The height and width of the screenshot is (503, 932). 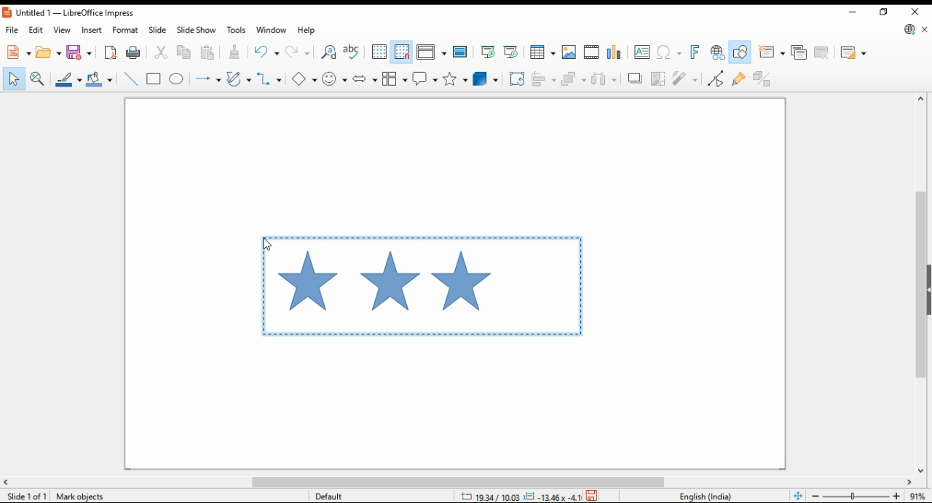 I want to click on align objects, so click(x=545, y=79).